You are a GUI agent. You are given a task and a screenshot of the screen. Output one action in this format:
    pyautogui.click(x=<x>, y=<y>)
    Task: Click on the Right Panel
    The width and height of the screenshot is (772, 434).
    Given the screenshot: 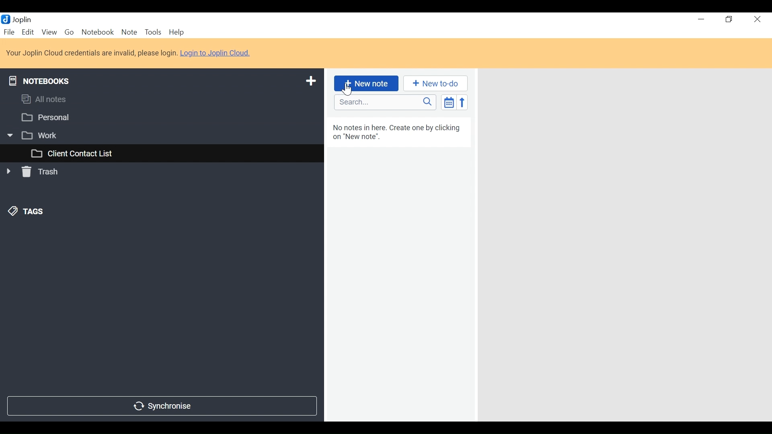 What is the action you would take?
    pyautogui.click(x=627, y=248)
    